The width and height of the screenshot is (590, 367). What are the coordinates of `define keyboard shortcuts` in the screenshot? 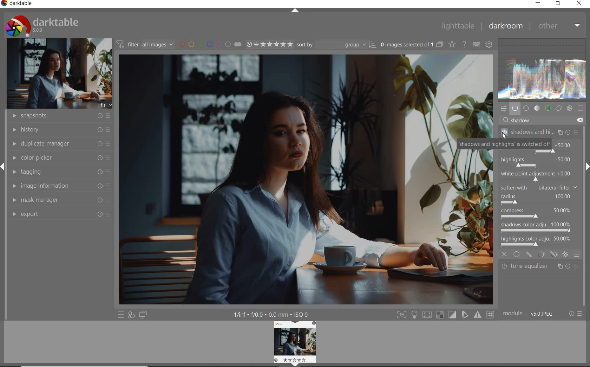 It's located at (476, 45).